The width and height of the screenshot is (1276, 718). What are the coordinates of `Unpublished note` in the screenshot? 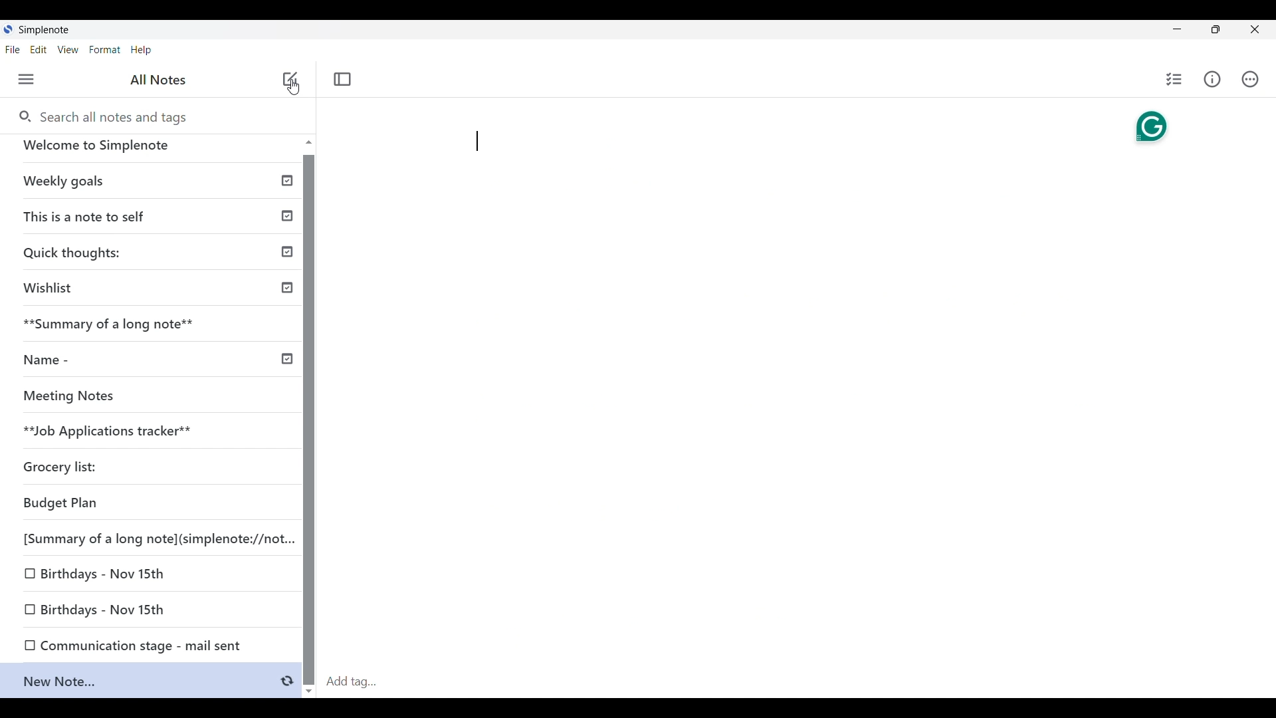 It's located at (167, 542).